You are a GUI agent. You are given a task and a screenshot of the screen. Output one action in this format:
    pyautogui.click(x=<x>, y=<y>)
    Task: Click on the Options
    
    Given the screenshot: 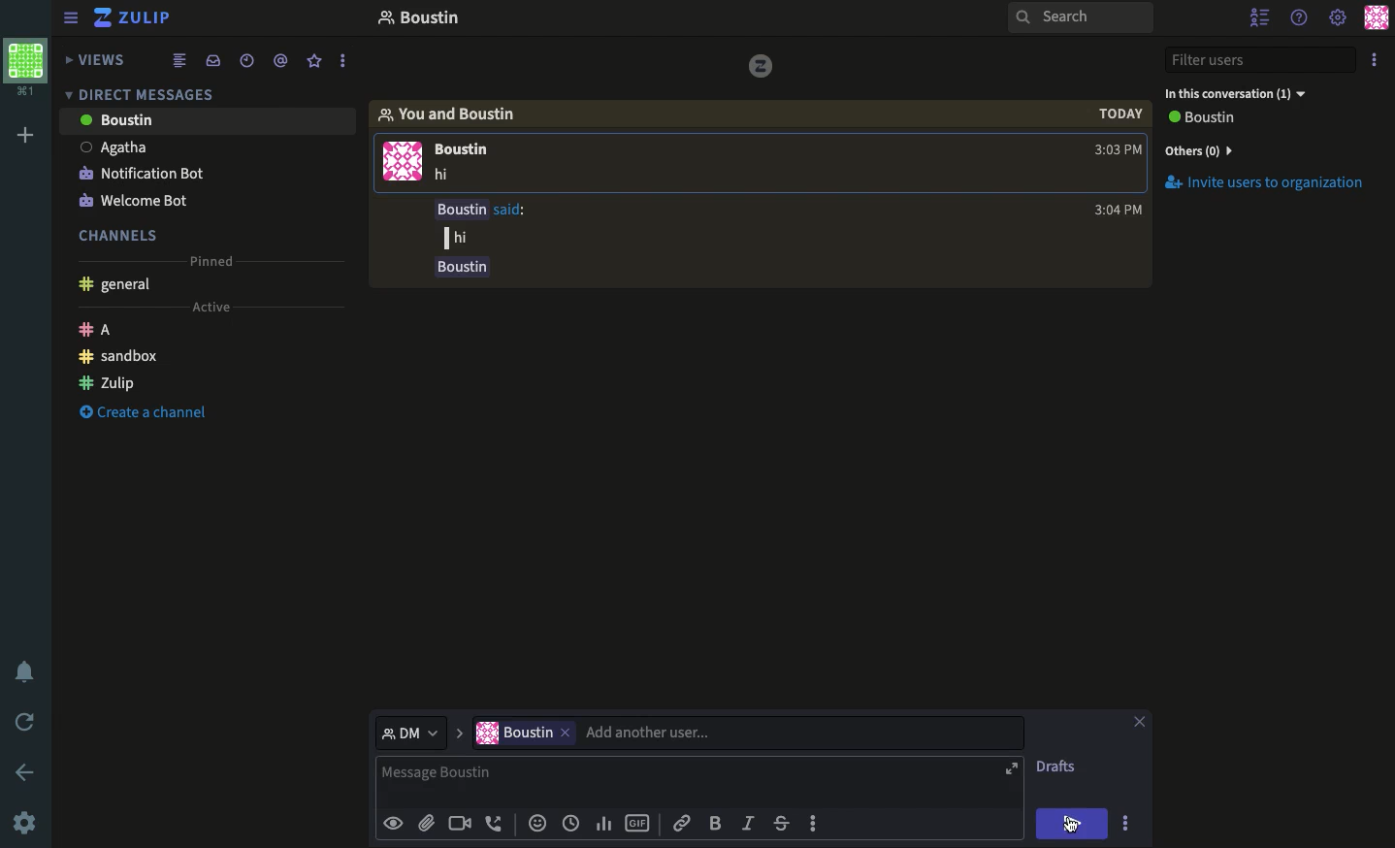 What is the action you would take?
    pyautogui.click(x=1376, y=62)
    